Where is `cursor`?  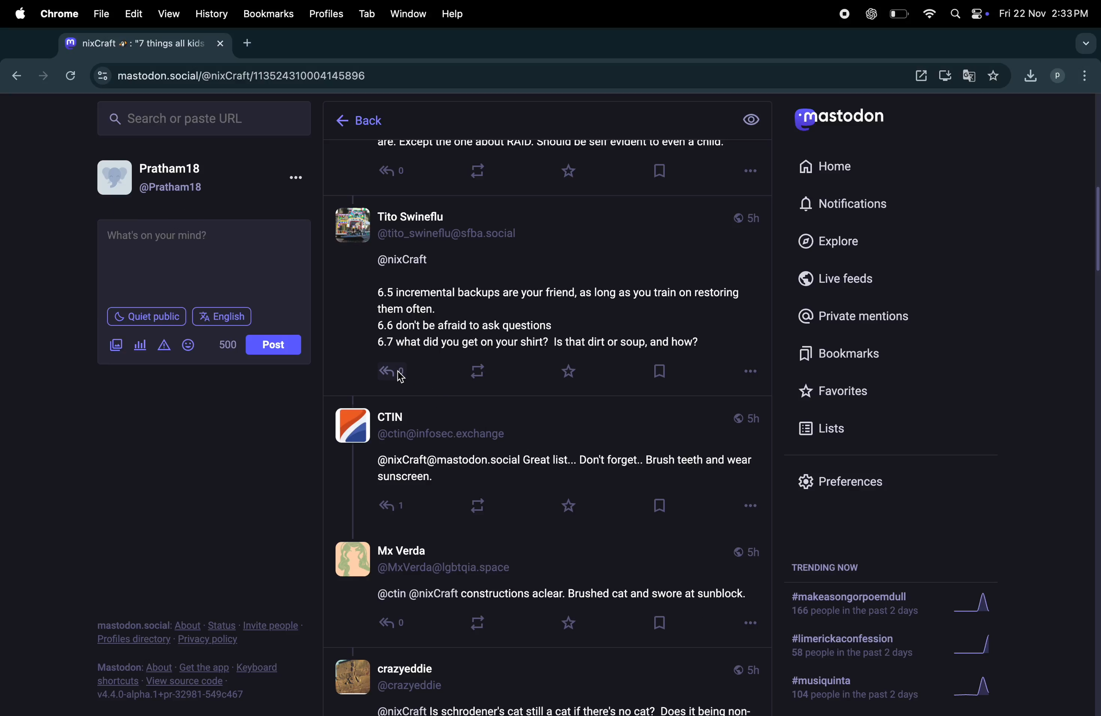
cursor is located at coordinates (405, 377).